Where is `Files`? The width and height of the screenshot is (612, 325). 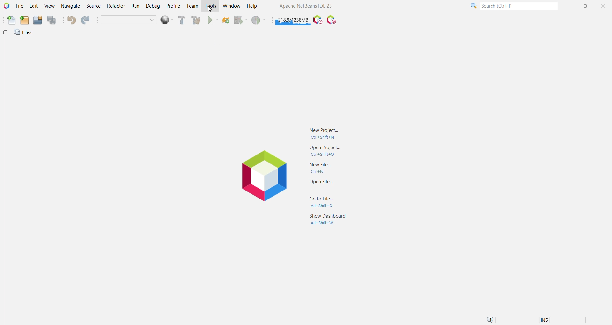
Files is located at coordinates (24, 34).